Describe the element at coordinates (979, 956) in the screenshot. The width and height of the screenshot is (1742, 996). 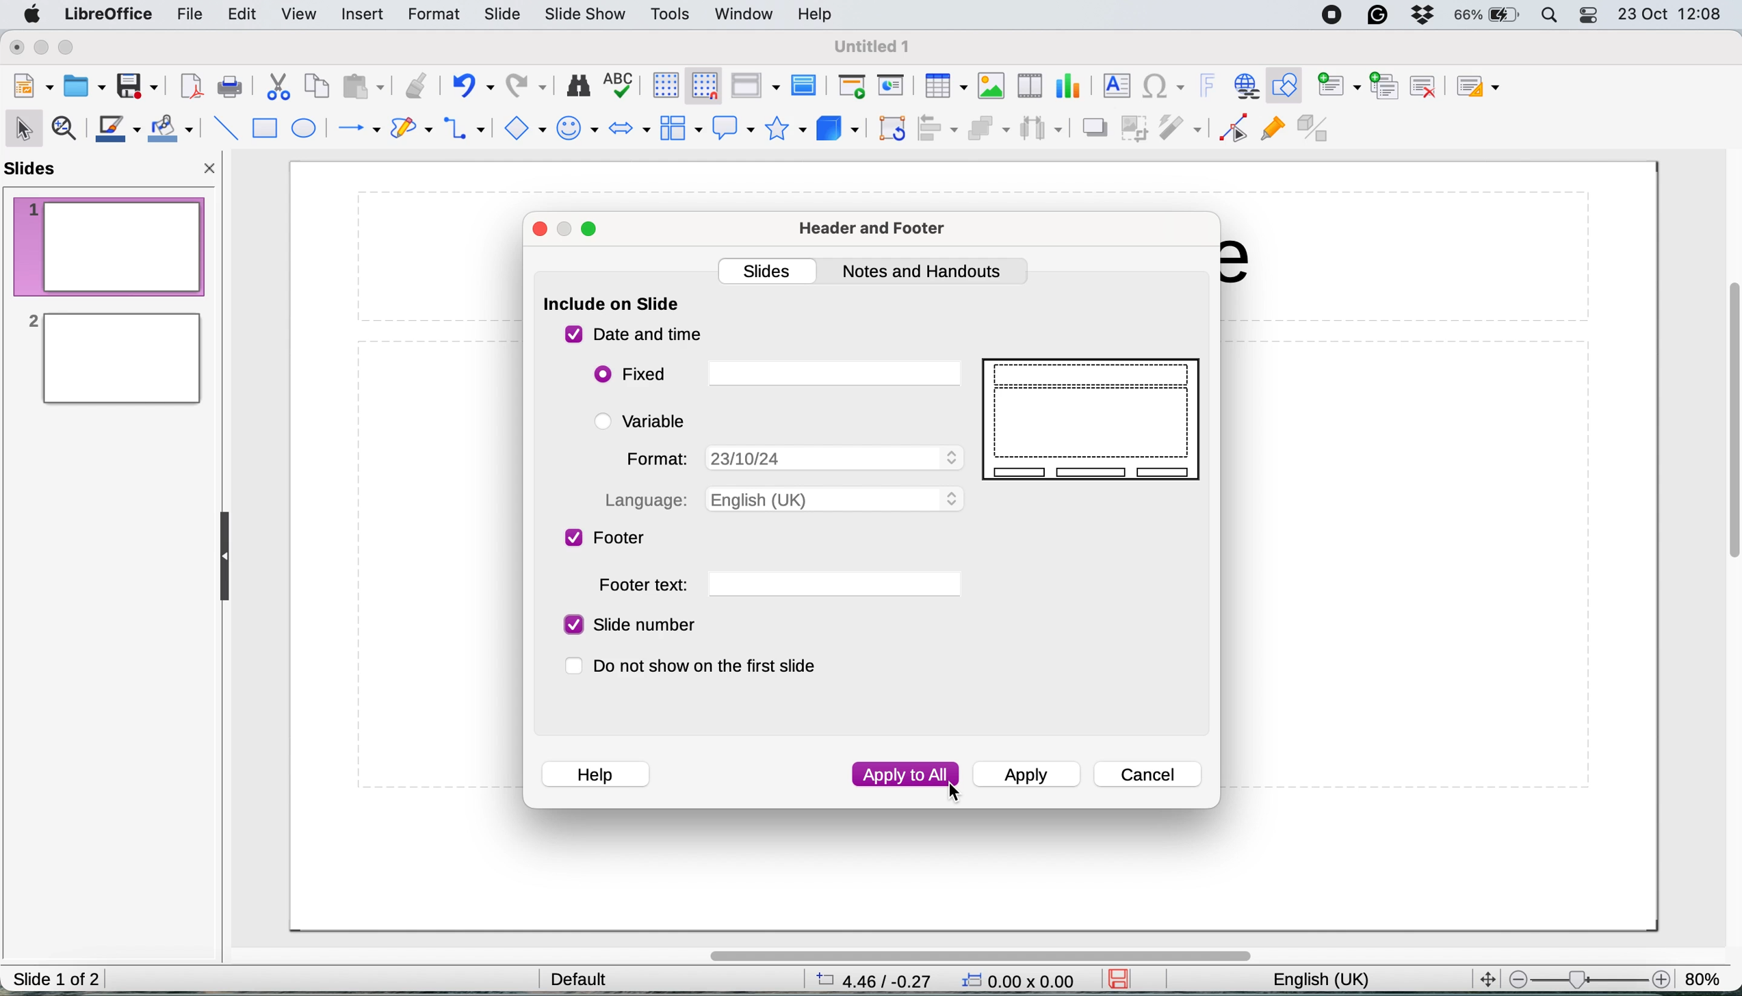
I see `horizontal scroll bar` at that location.